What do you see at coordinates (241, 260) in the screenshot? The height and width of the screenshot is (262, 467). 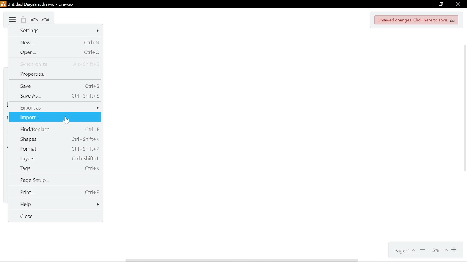 I see `horizontal scrollbar` at bounding box center [241, 260].